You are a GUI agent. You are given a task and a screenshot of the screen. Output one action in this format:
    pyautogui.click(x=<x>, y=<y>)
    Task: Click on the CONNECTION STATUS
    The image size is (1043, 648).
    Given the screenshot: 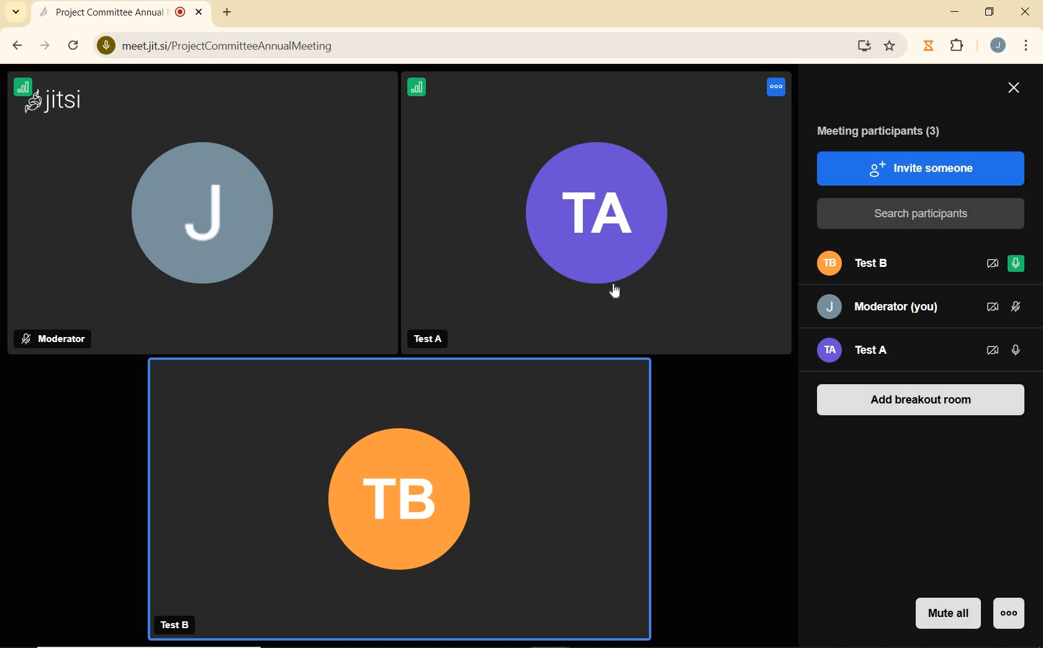 What is the action you would take?
    pyautogui.click(x=23, y=90)
    